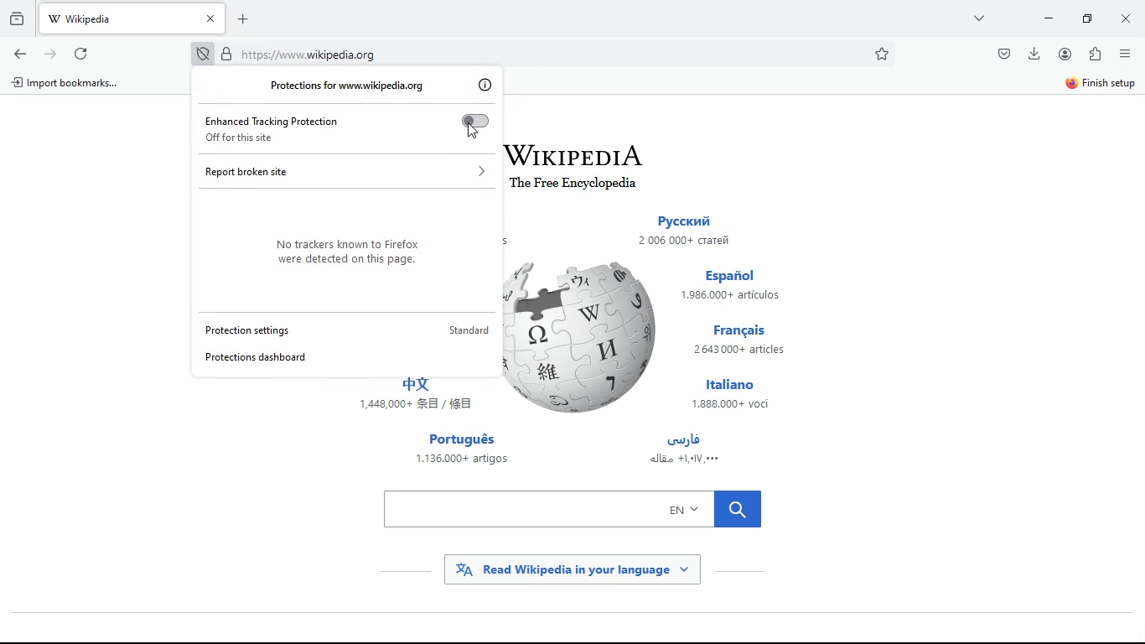  I want to click on forward, so click(53, 53).